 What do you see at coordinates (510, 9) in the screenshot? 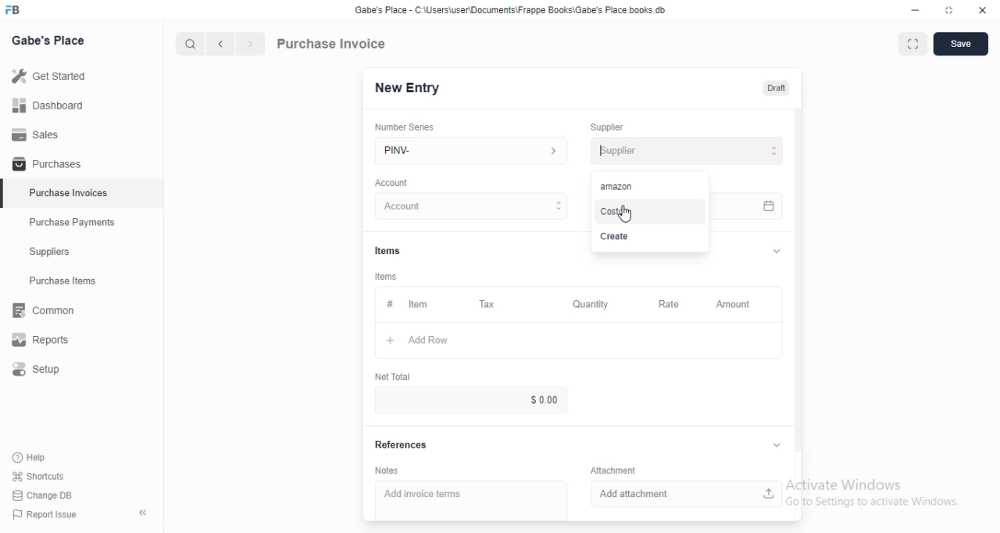
I see `‘Gabe's Place - C\Users\useriDocuments\Frappe Books\Gabe's Place books db.` at bounding box center [510, 9].